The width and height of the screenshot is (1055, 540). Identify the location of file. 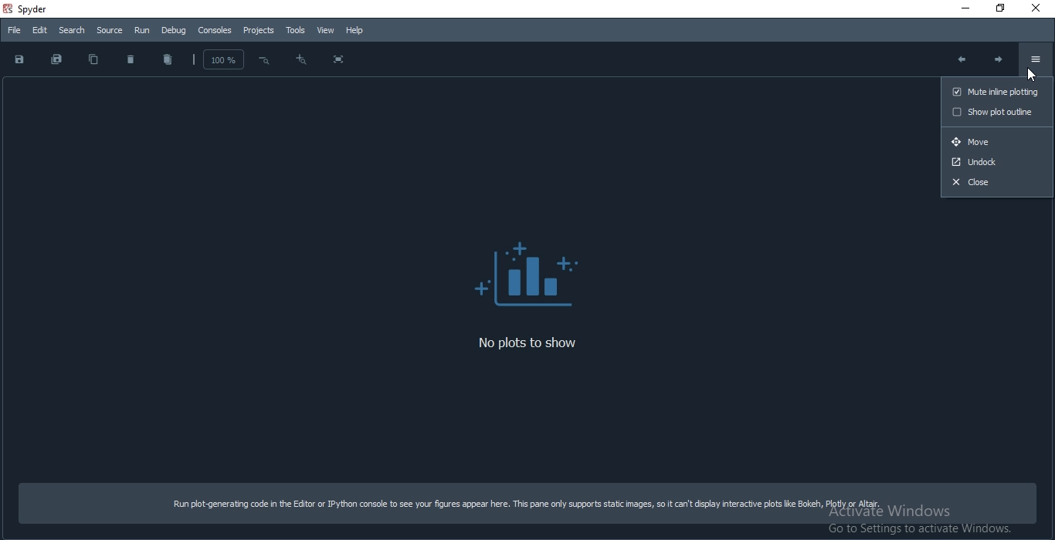
(13, 32).